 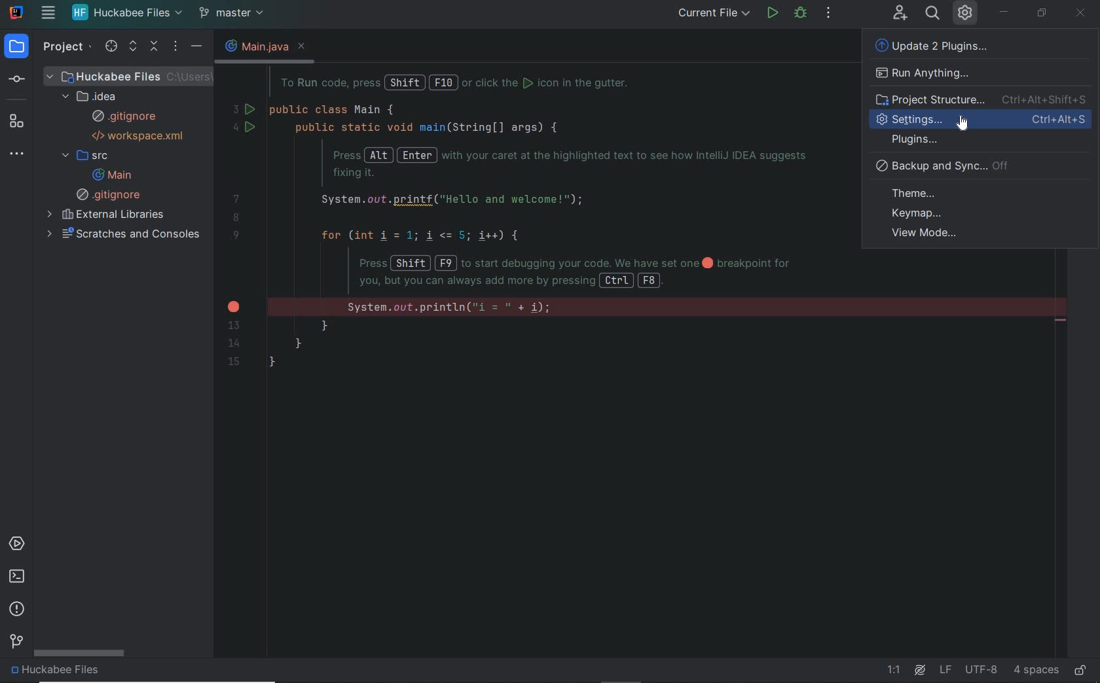 I want to click on restore down, so click(x=1044, y=14).